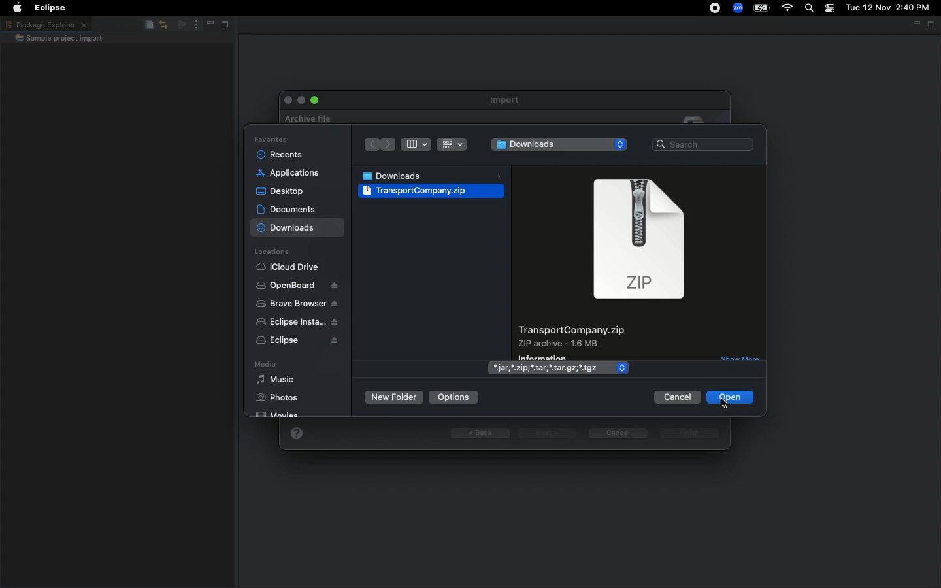  I want to click on sample project import, so click(59, 39).